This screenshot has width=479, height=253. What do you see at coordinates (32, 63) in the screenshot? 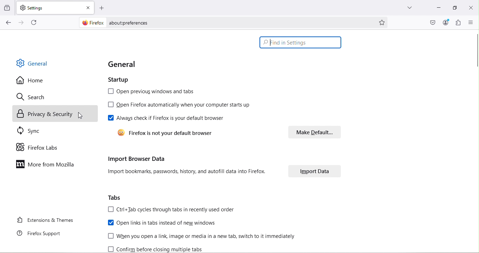
I see `General` at bounding box center [32, 63].